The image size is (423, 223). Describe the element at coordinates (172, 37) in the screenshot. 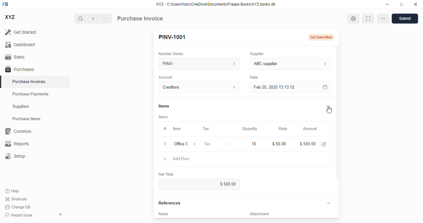

I see `PINV-1001` at that location.